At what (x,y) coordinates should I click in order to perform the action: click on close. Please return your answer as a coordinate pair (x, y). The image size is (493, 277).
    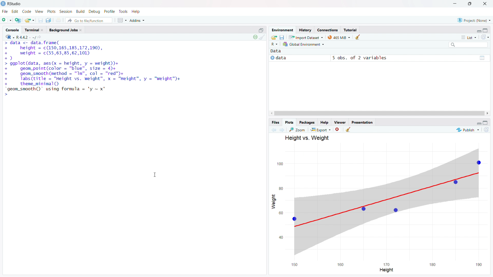
    Looking at the image, I should click on (80, 30).